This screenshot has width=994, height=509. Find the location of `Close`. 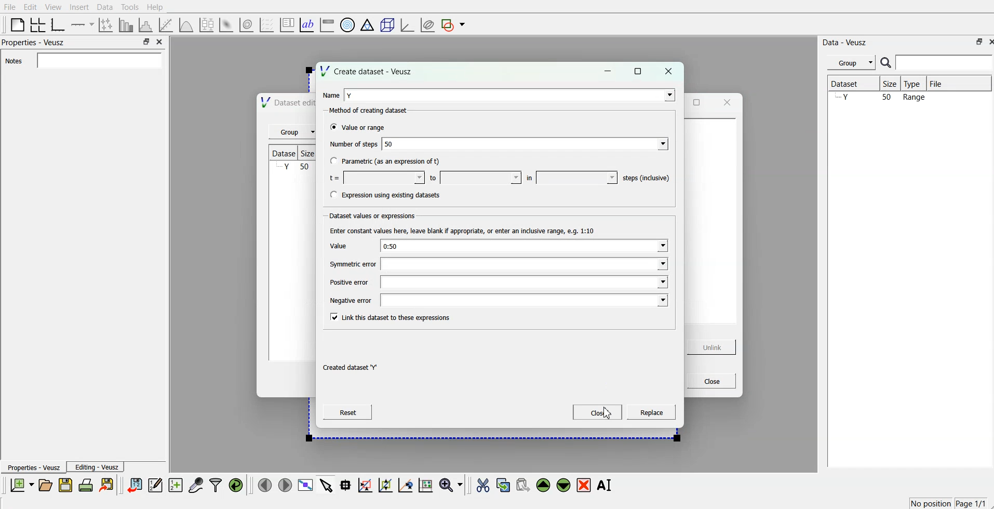

Close is located at coordinates (710, 380).